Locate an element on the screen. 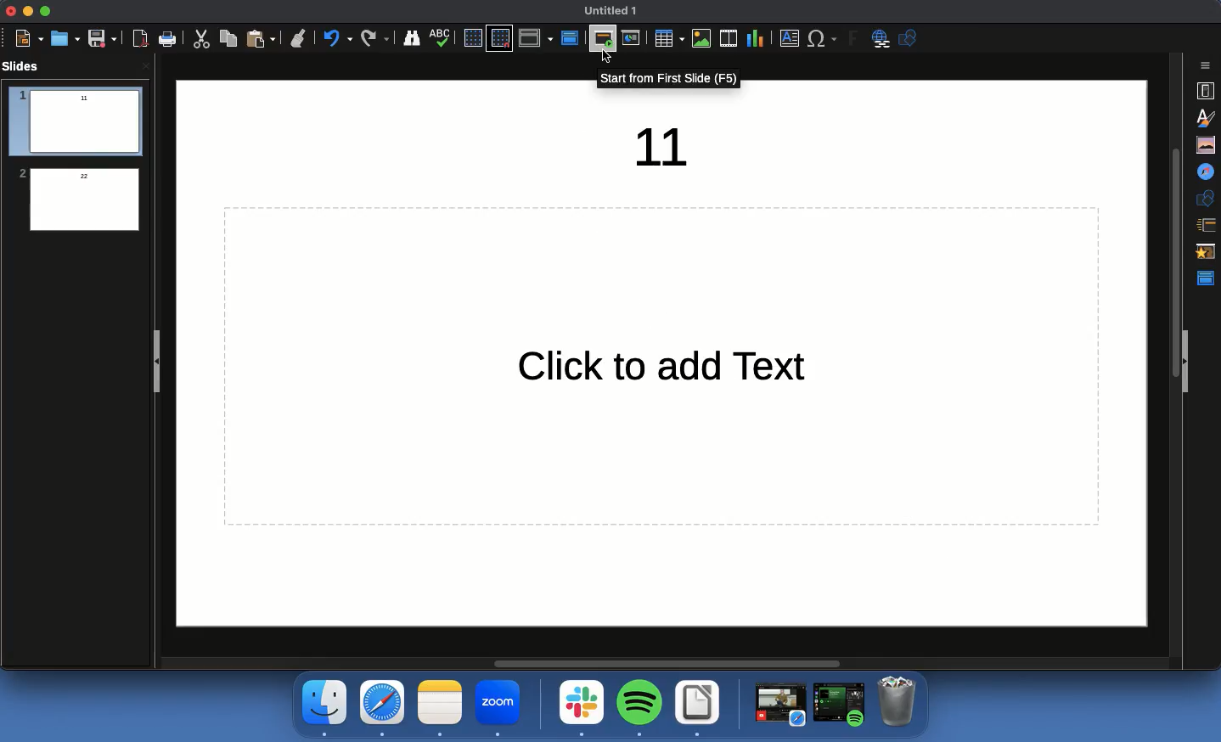 Image resolution: width=1221 pixels, height=742 pixels. Shapes is located at coordinates (908, 41).